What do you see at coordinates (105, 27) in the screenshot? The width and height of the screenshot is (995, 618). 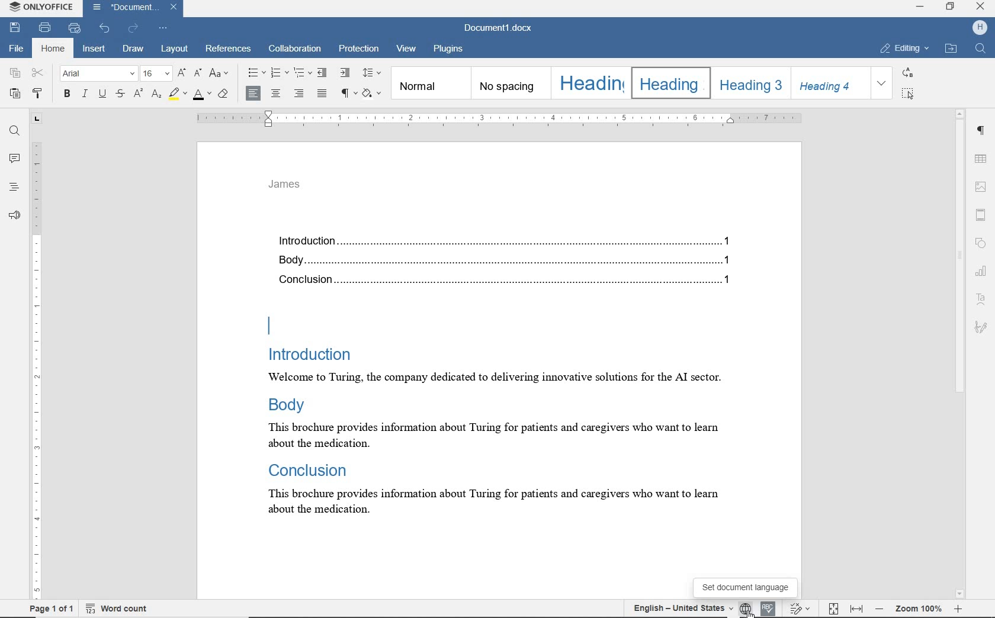 I see `undo` at bounding box center [105, 27].